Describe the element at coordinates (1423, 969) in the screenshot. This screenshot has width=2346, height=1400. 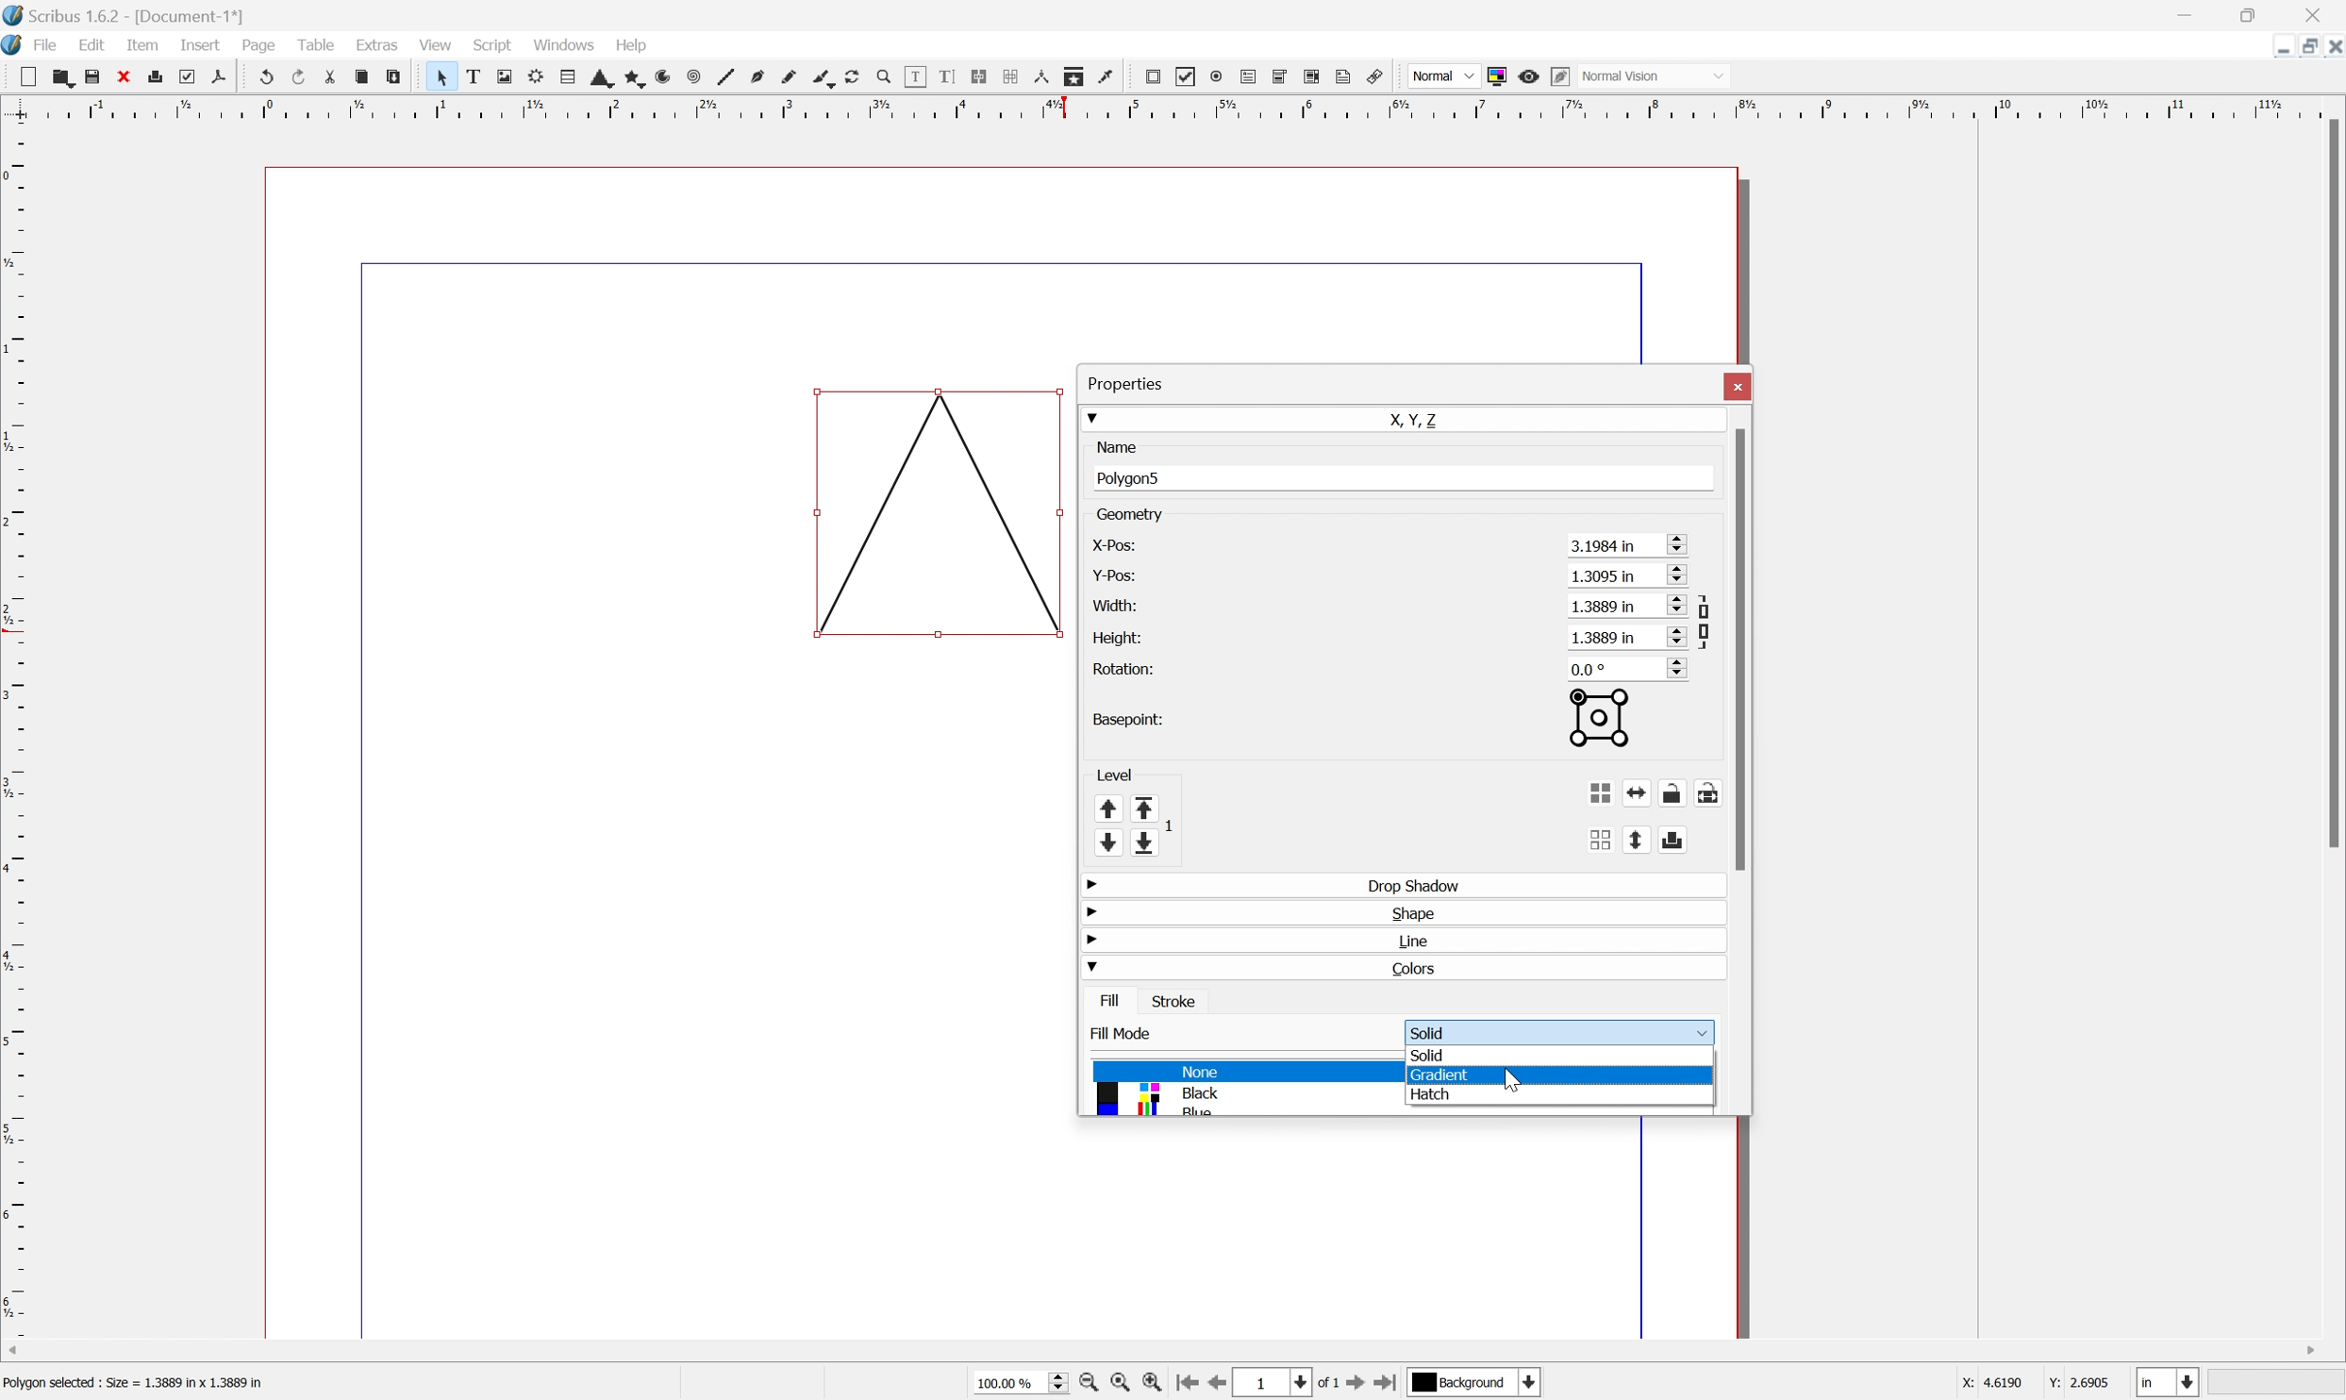
I see `Colors` at that location.